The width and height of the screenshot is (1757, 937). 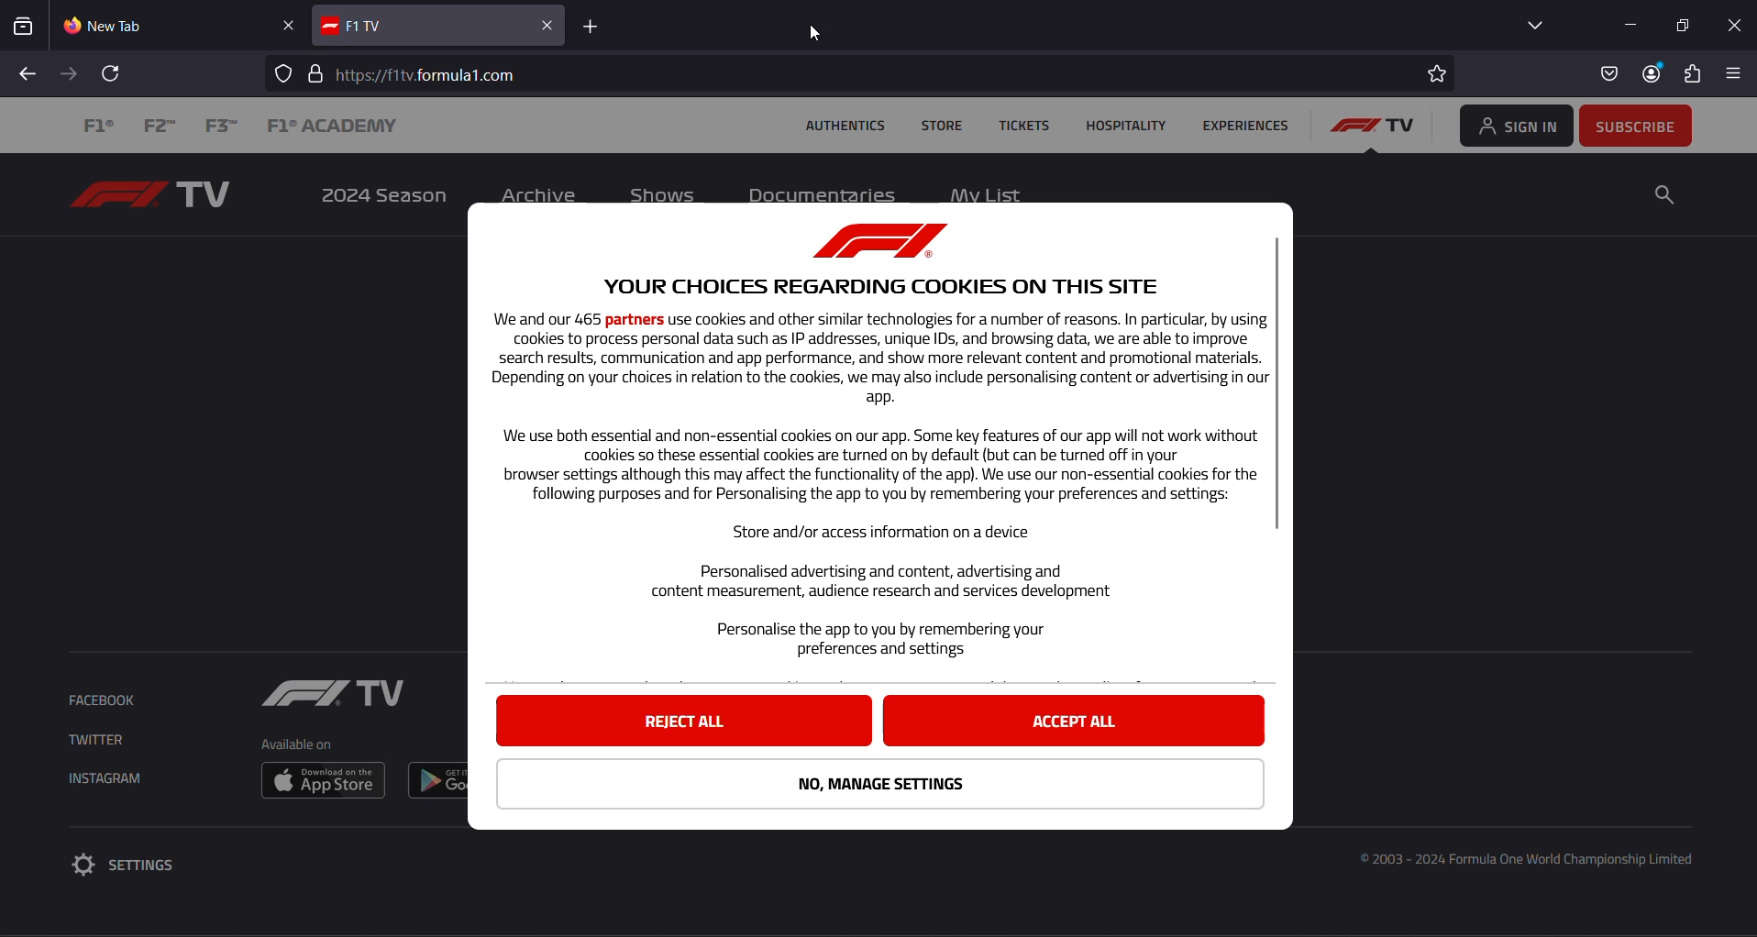 I want to click on close , so click(x=1737, y=27).